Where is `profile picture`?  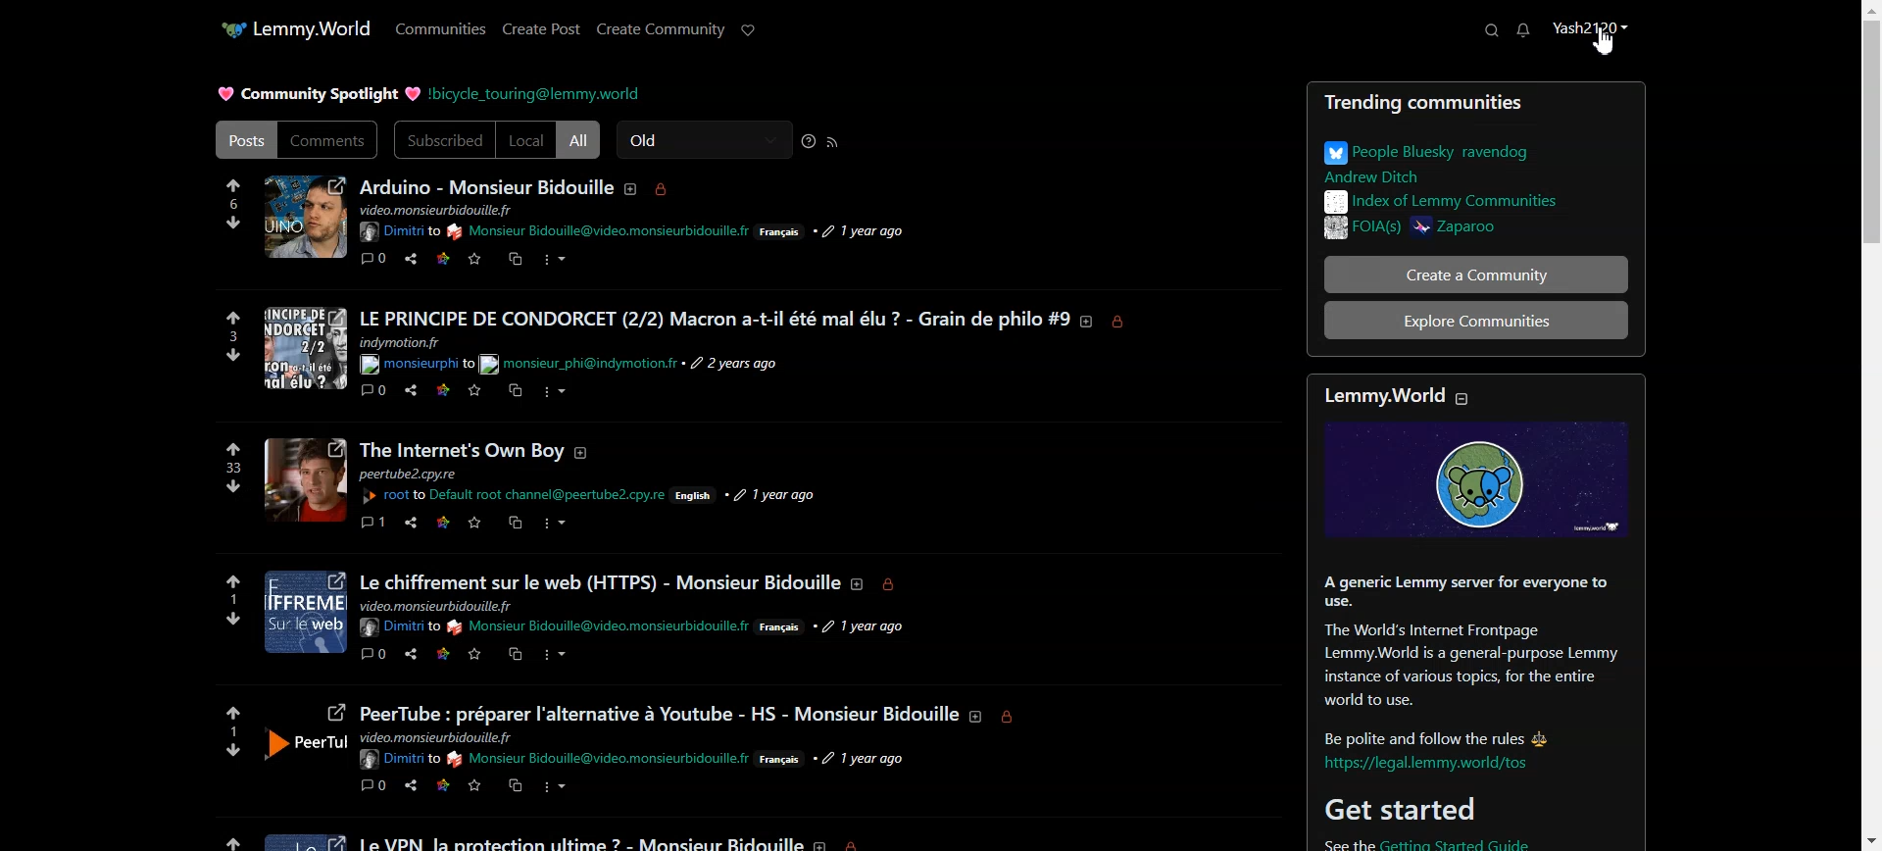
profile picture is located at coordinates (304, 615).